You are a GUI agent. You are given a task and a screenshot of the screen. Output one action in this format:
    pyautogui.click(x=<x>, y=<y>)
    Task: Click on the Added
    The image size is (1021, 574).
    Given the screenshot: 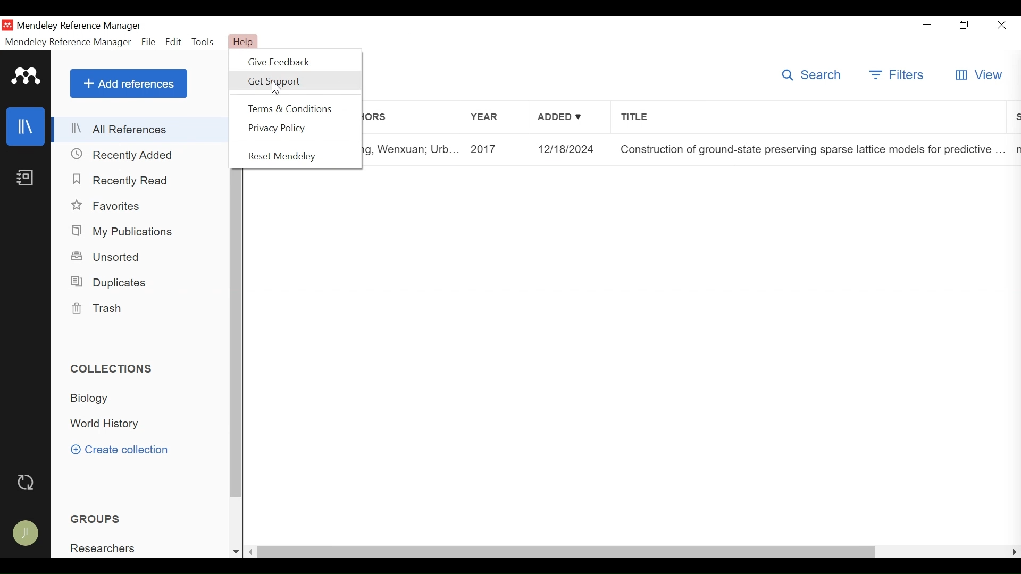 What is the action you would take?
    pyautogui.click(x=572, y=150)
    